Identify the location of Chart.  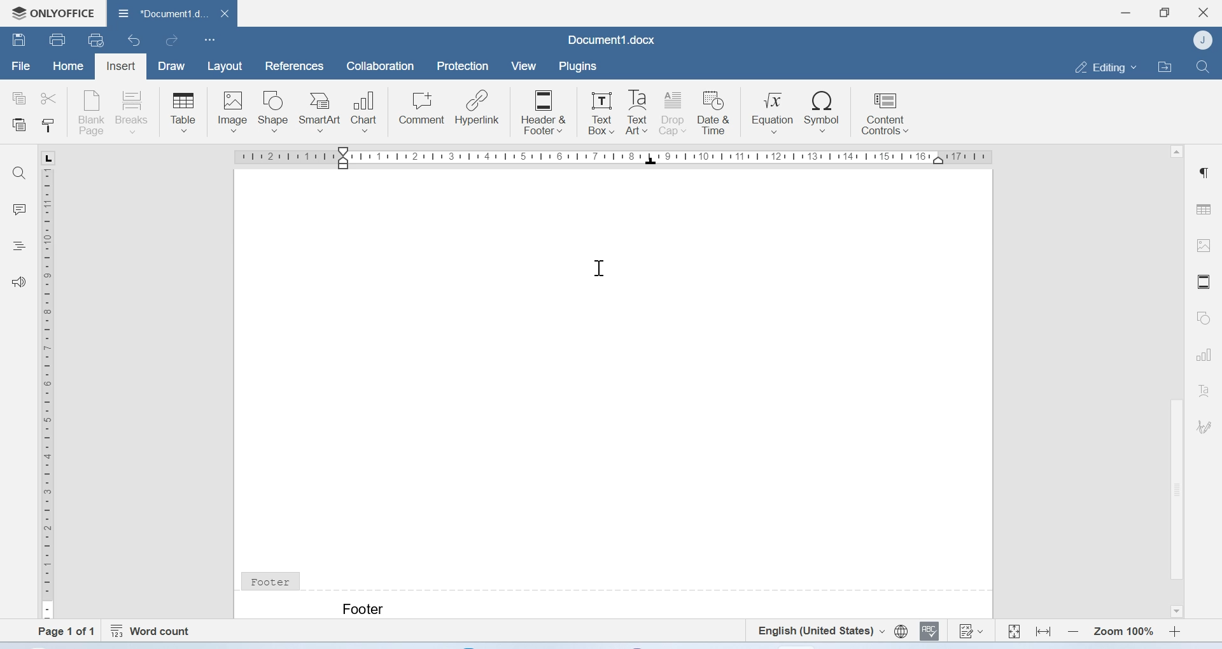
(369, 109).